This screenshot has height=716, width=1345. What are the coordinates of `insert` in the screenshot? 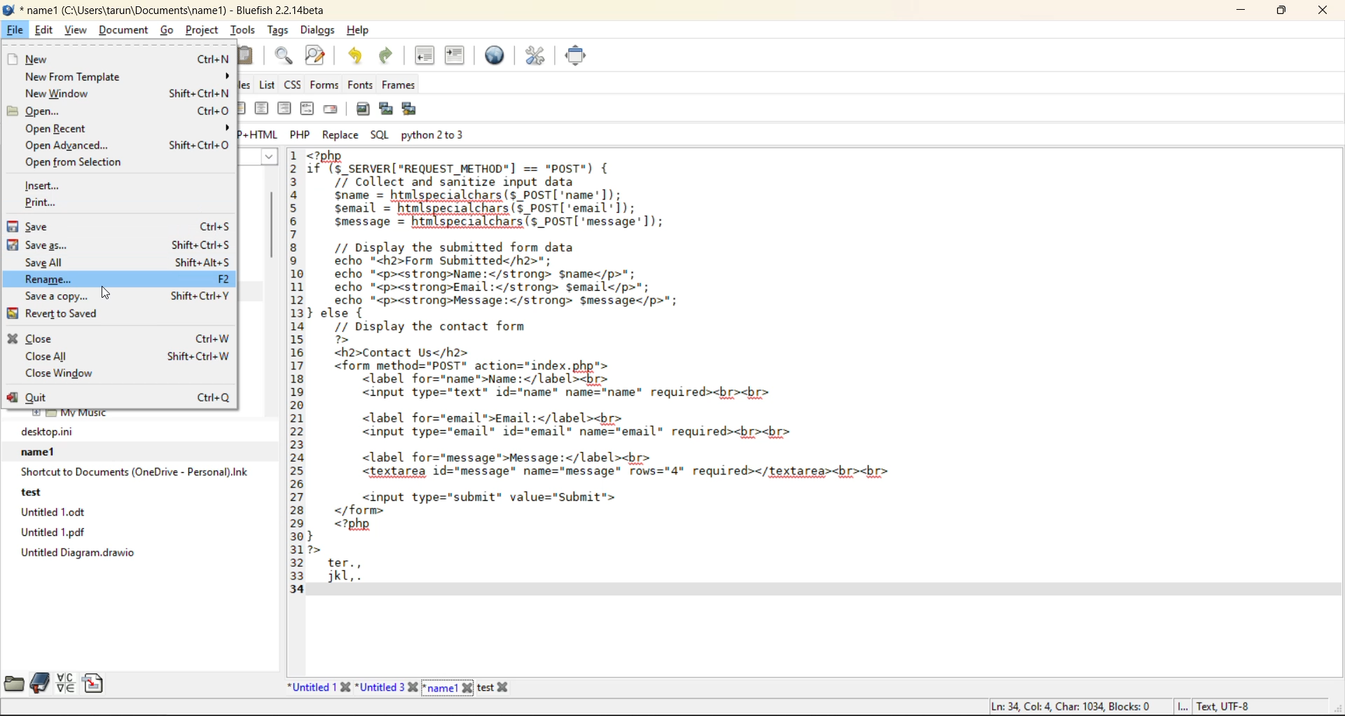 It's located at (45, 186).